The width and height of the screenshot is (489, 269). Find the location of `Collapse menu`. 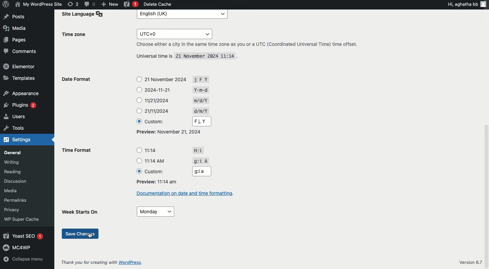

Collapse menu is located at coordinates (25, 259).